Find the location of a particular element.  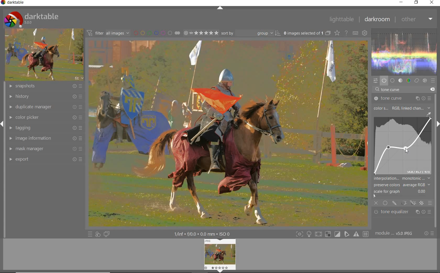

history is located at coordinates (45, 97).